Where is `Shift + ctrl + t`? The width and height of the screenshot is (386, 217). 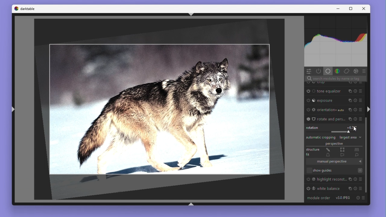 Shift + ctrl + t is located at coordinates (191, 14).